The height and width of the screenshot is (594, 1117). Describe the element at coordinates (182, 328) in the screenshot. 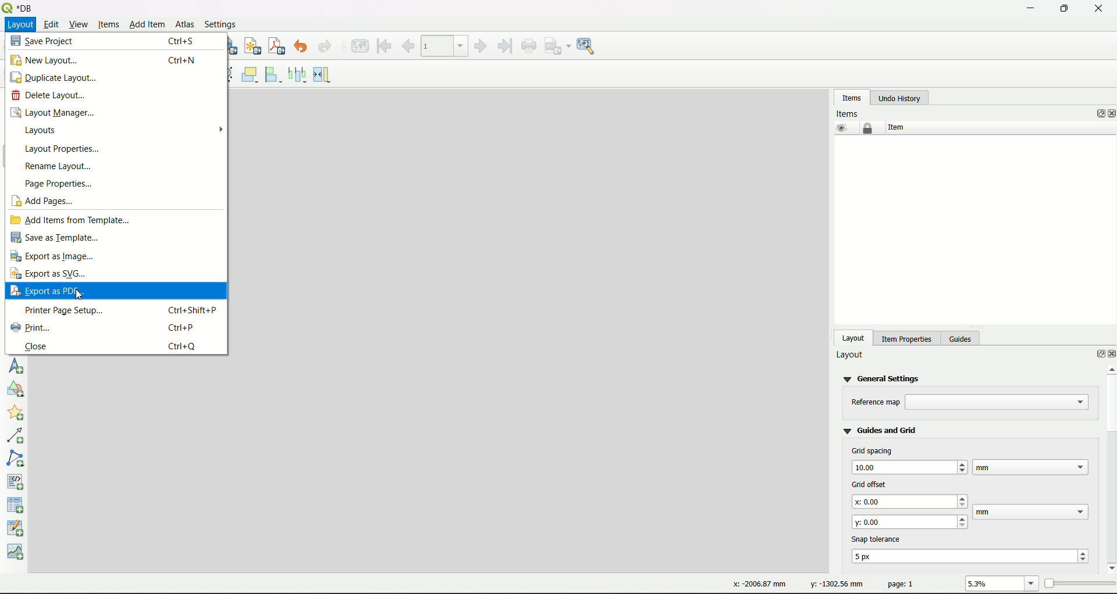

I see `ctrl+P` at that location.